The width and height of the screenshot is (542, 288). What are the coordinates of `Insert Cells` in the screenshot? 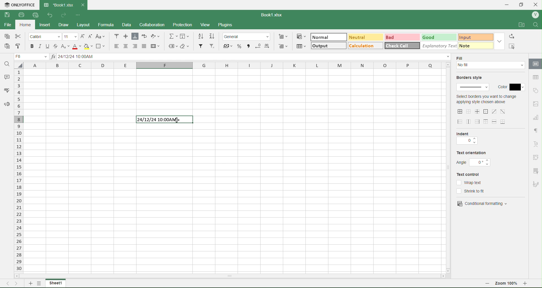 It's located at (284, 36).